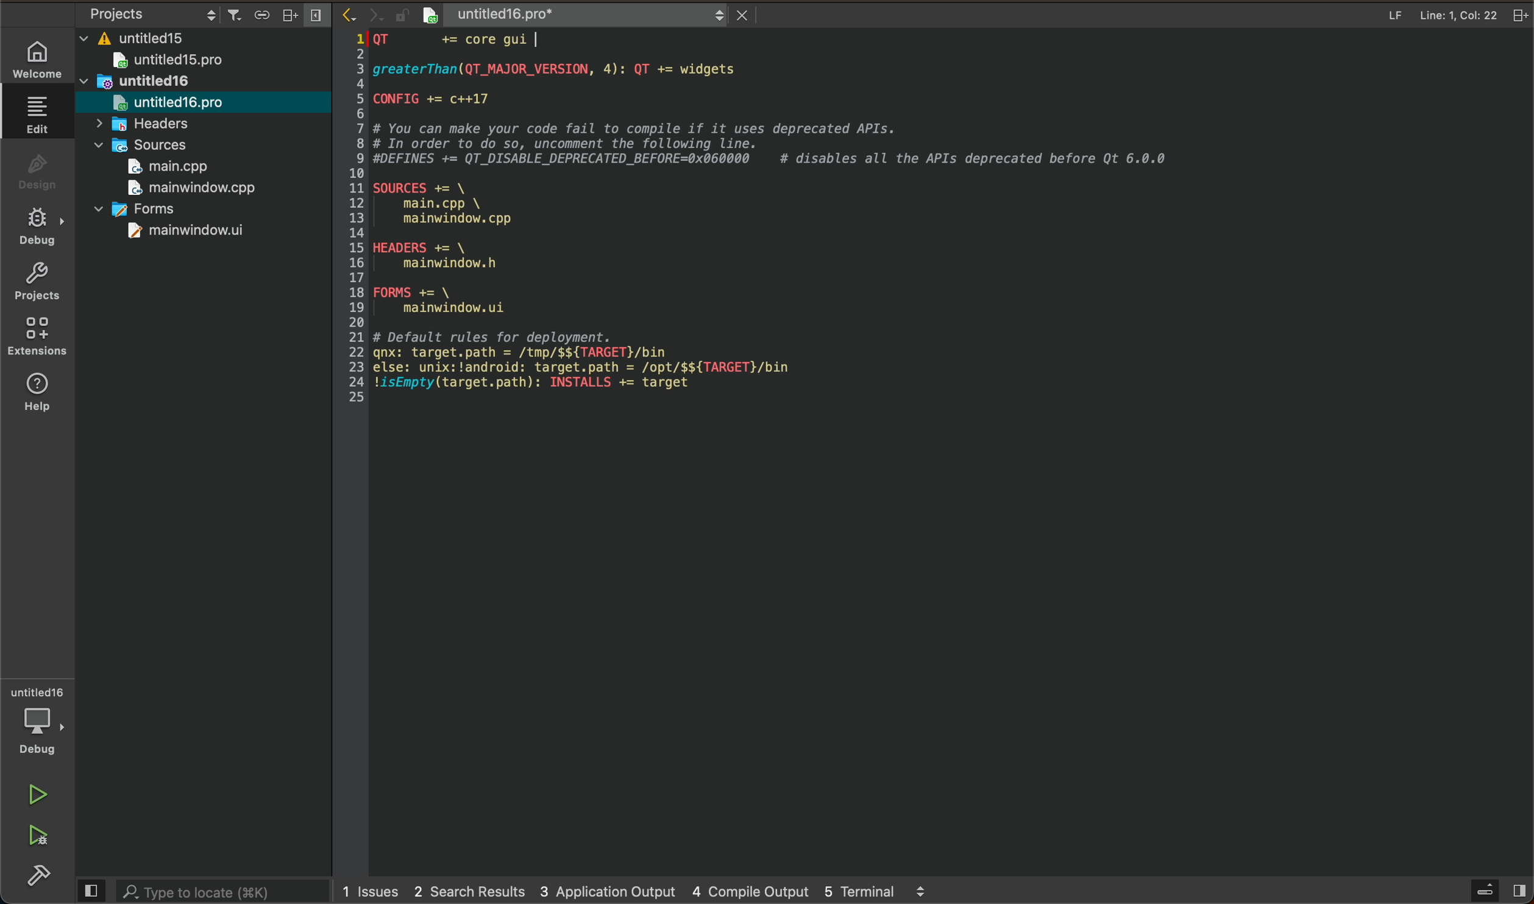 Image resolution: width=1534 pixels, height=904 pixels. What do you see at coordinates (140, 83) in the screenshot?
I see `untitled16` at bounding box center [140, 83].